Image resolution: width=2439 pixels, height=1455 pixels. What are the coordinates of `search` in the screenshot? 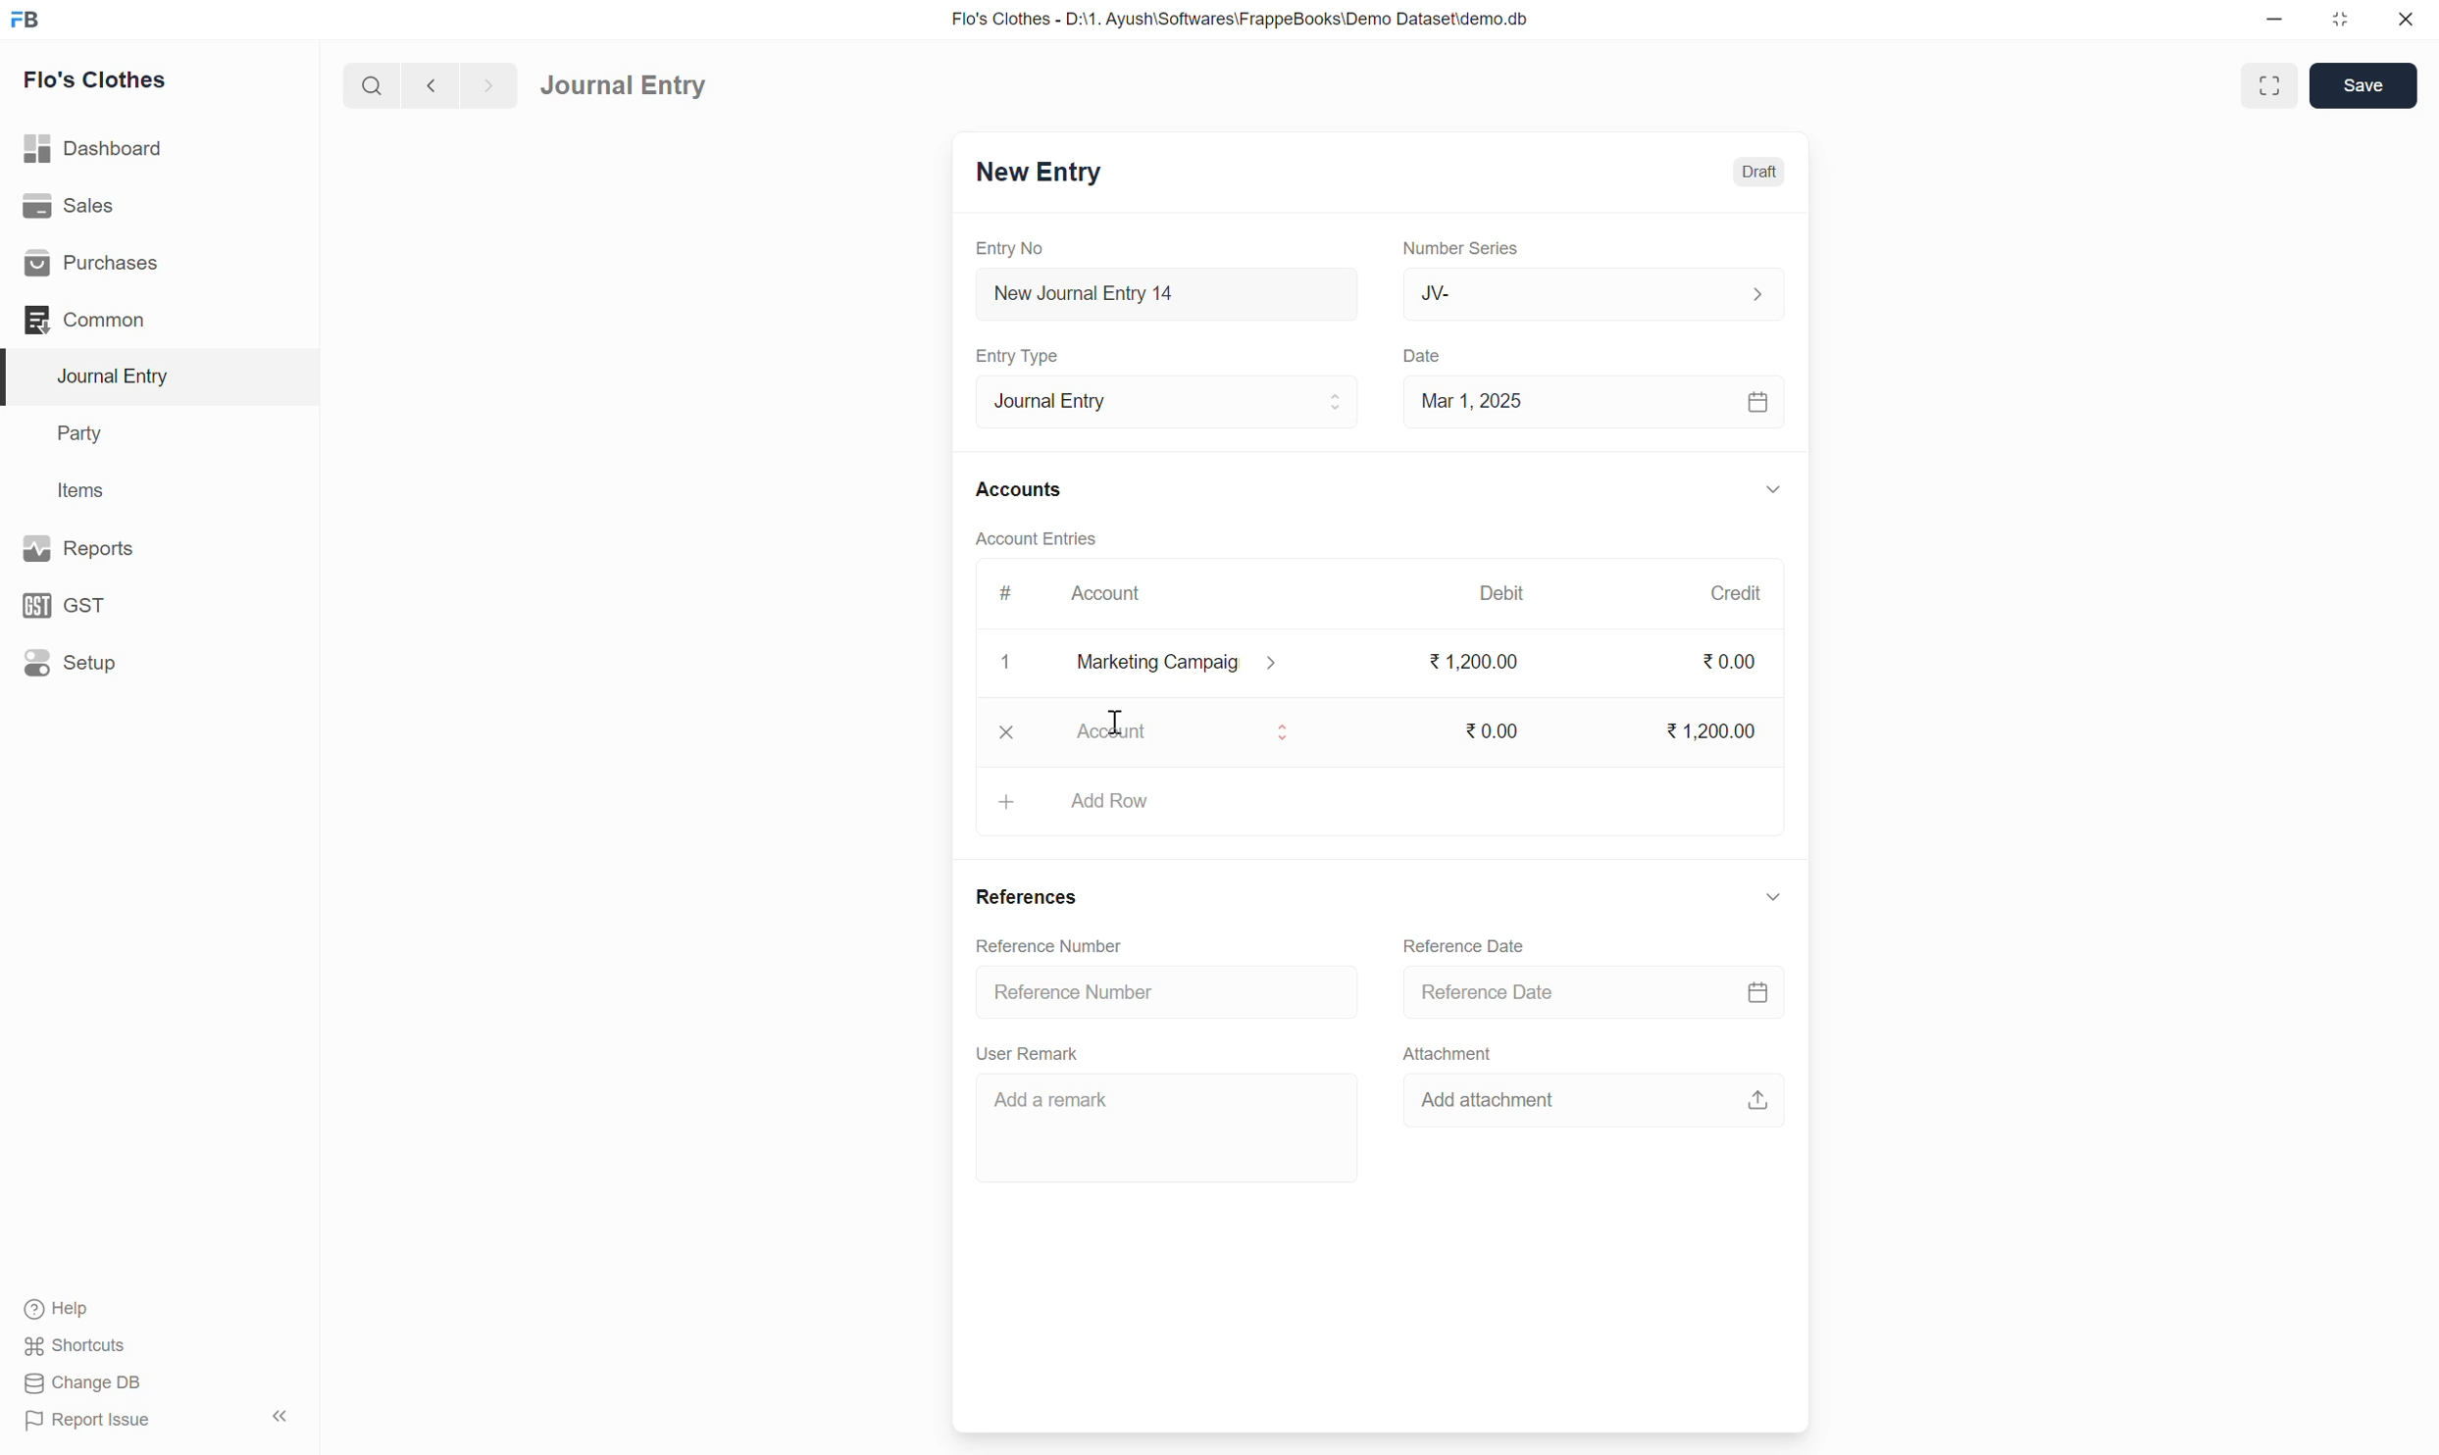 It's located at (370, 85).